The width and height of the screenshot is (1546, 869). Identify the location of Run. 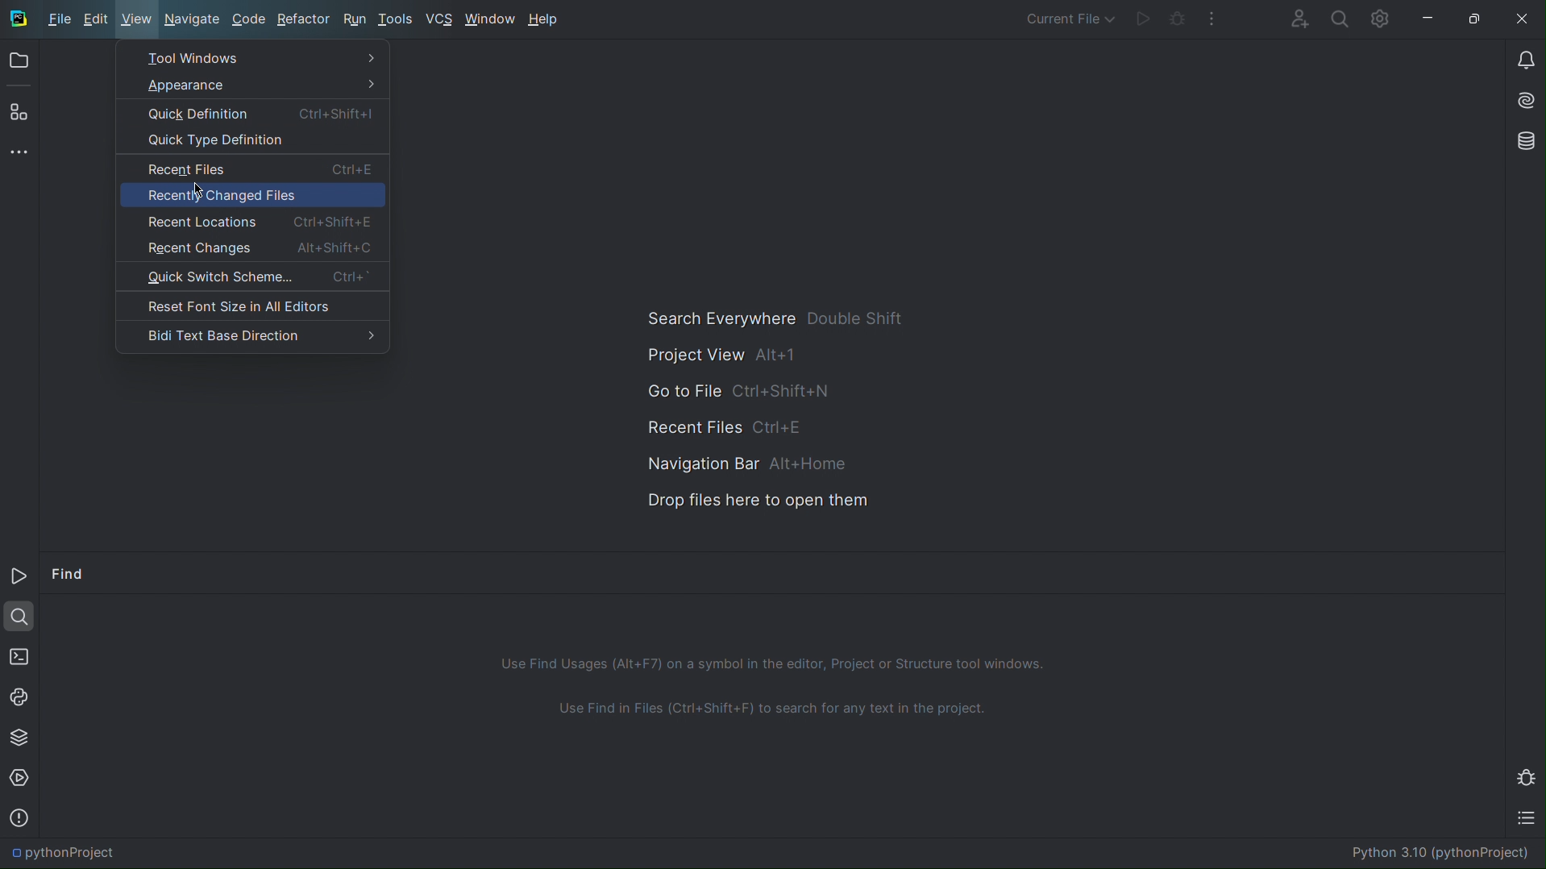
(353, 20).